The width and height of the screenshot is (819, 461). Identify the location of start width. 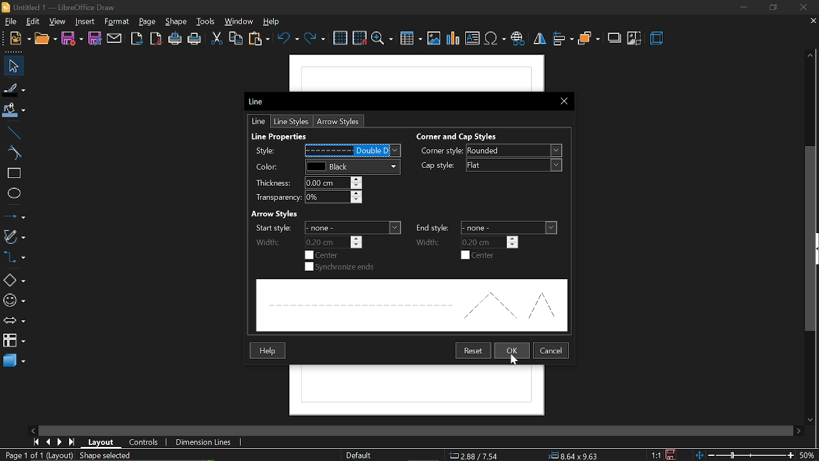
(328, 227).